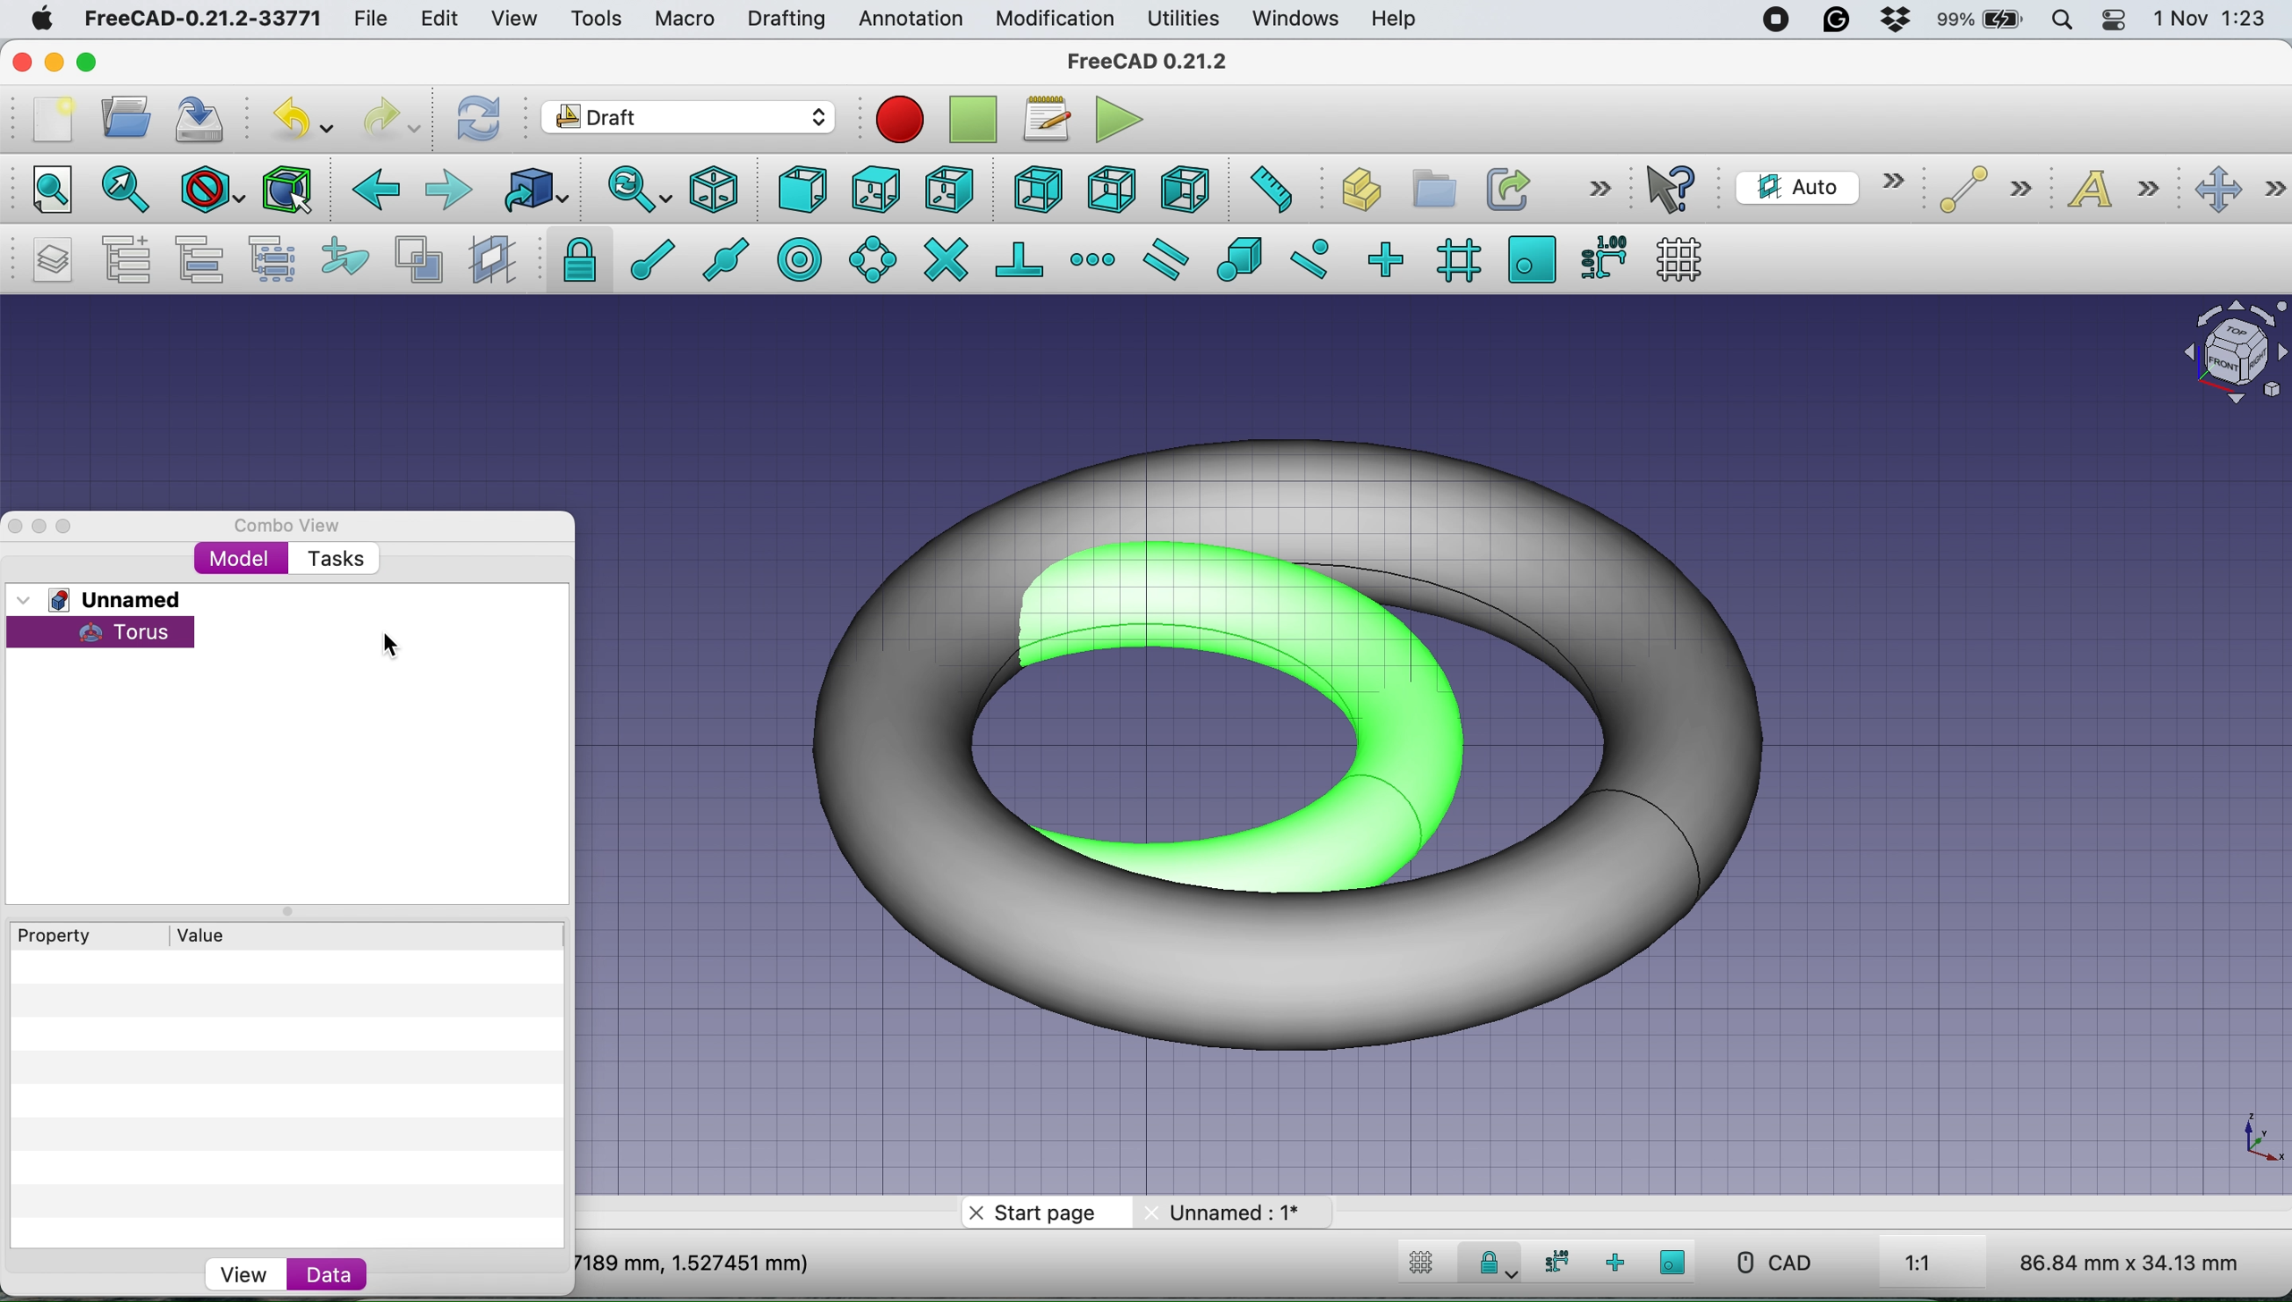  I want to click on drafting, so click(785, 21).